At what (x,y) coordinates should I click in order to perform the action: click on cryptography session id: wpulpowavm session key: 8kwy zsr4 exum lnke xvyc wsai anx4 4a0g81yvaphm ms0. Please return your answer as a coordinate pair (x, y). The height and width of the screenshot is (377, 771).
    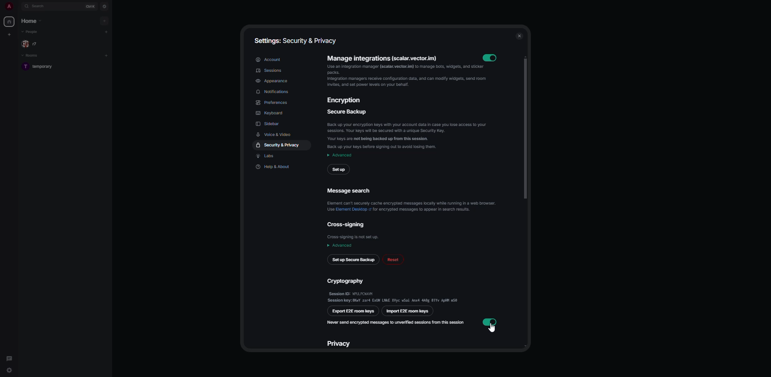
    Looking at the image, I should click on (394, 290).